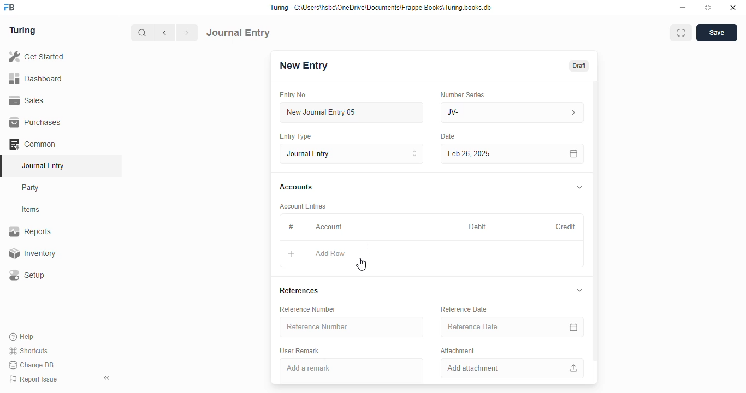 Image resolution: width=746 pixels, height=393 pixels. What do you see at coordinates (35, 122) in the screenshot?
I see `purchases` at bounding box center [35, 122].